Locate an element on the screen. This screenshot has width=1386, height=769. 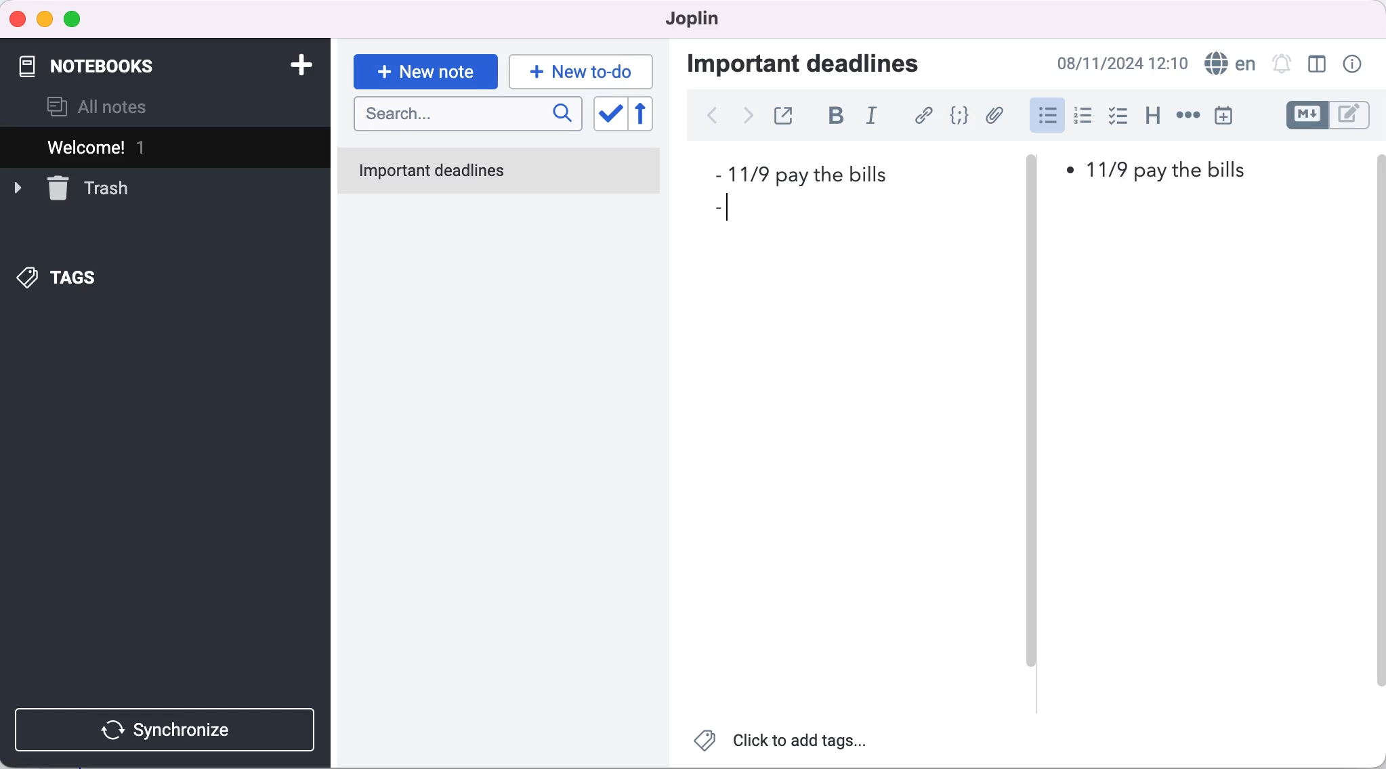
vertical slider is located at coordinates (1030, 433).